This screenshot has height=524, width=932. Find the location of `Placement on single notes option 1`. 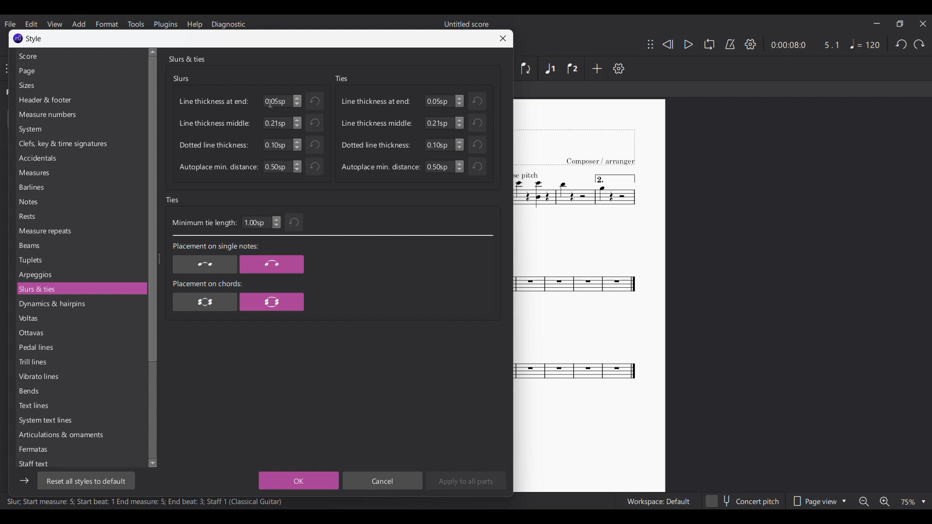

Placement on single notes option 1 is located at coordinates (204, 264).